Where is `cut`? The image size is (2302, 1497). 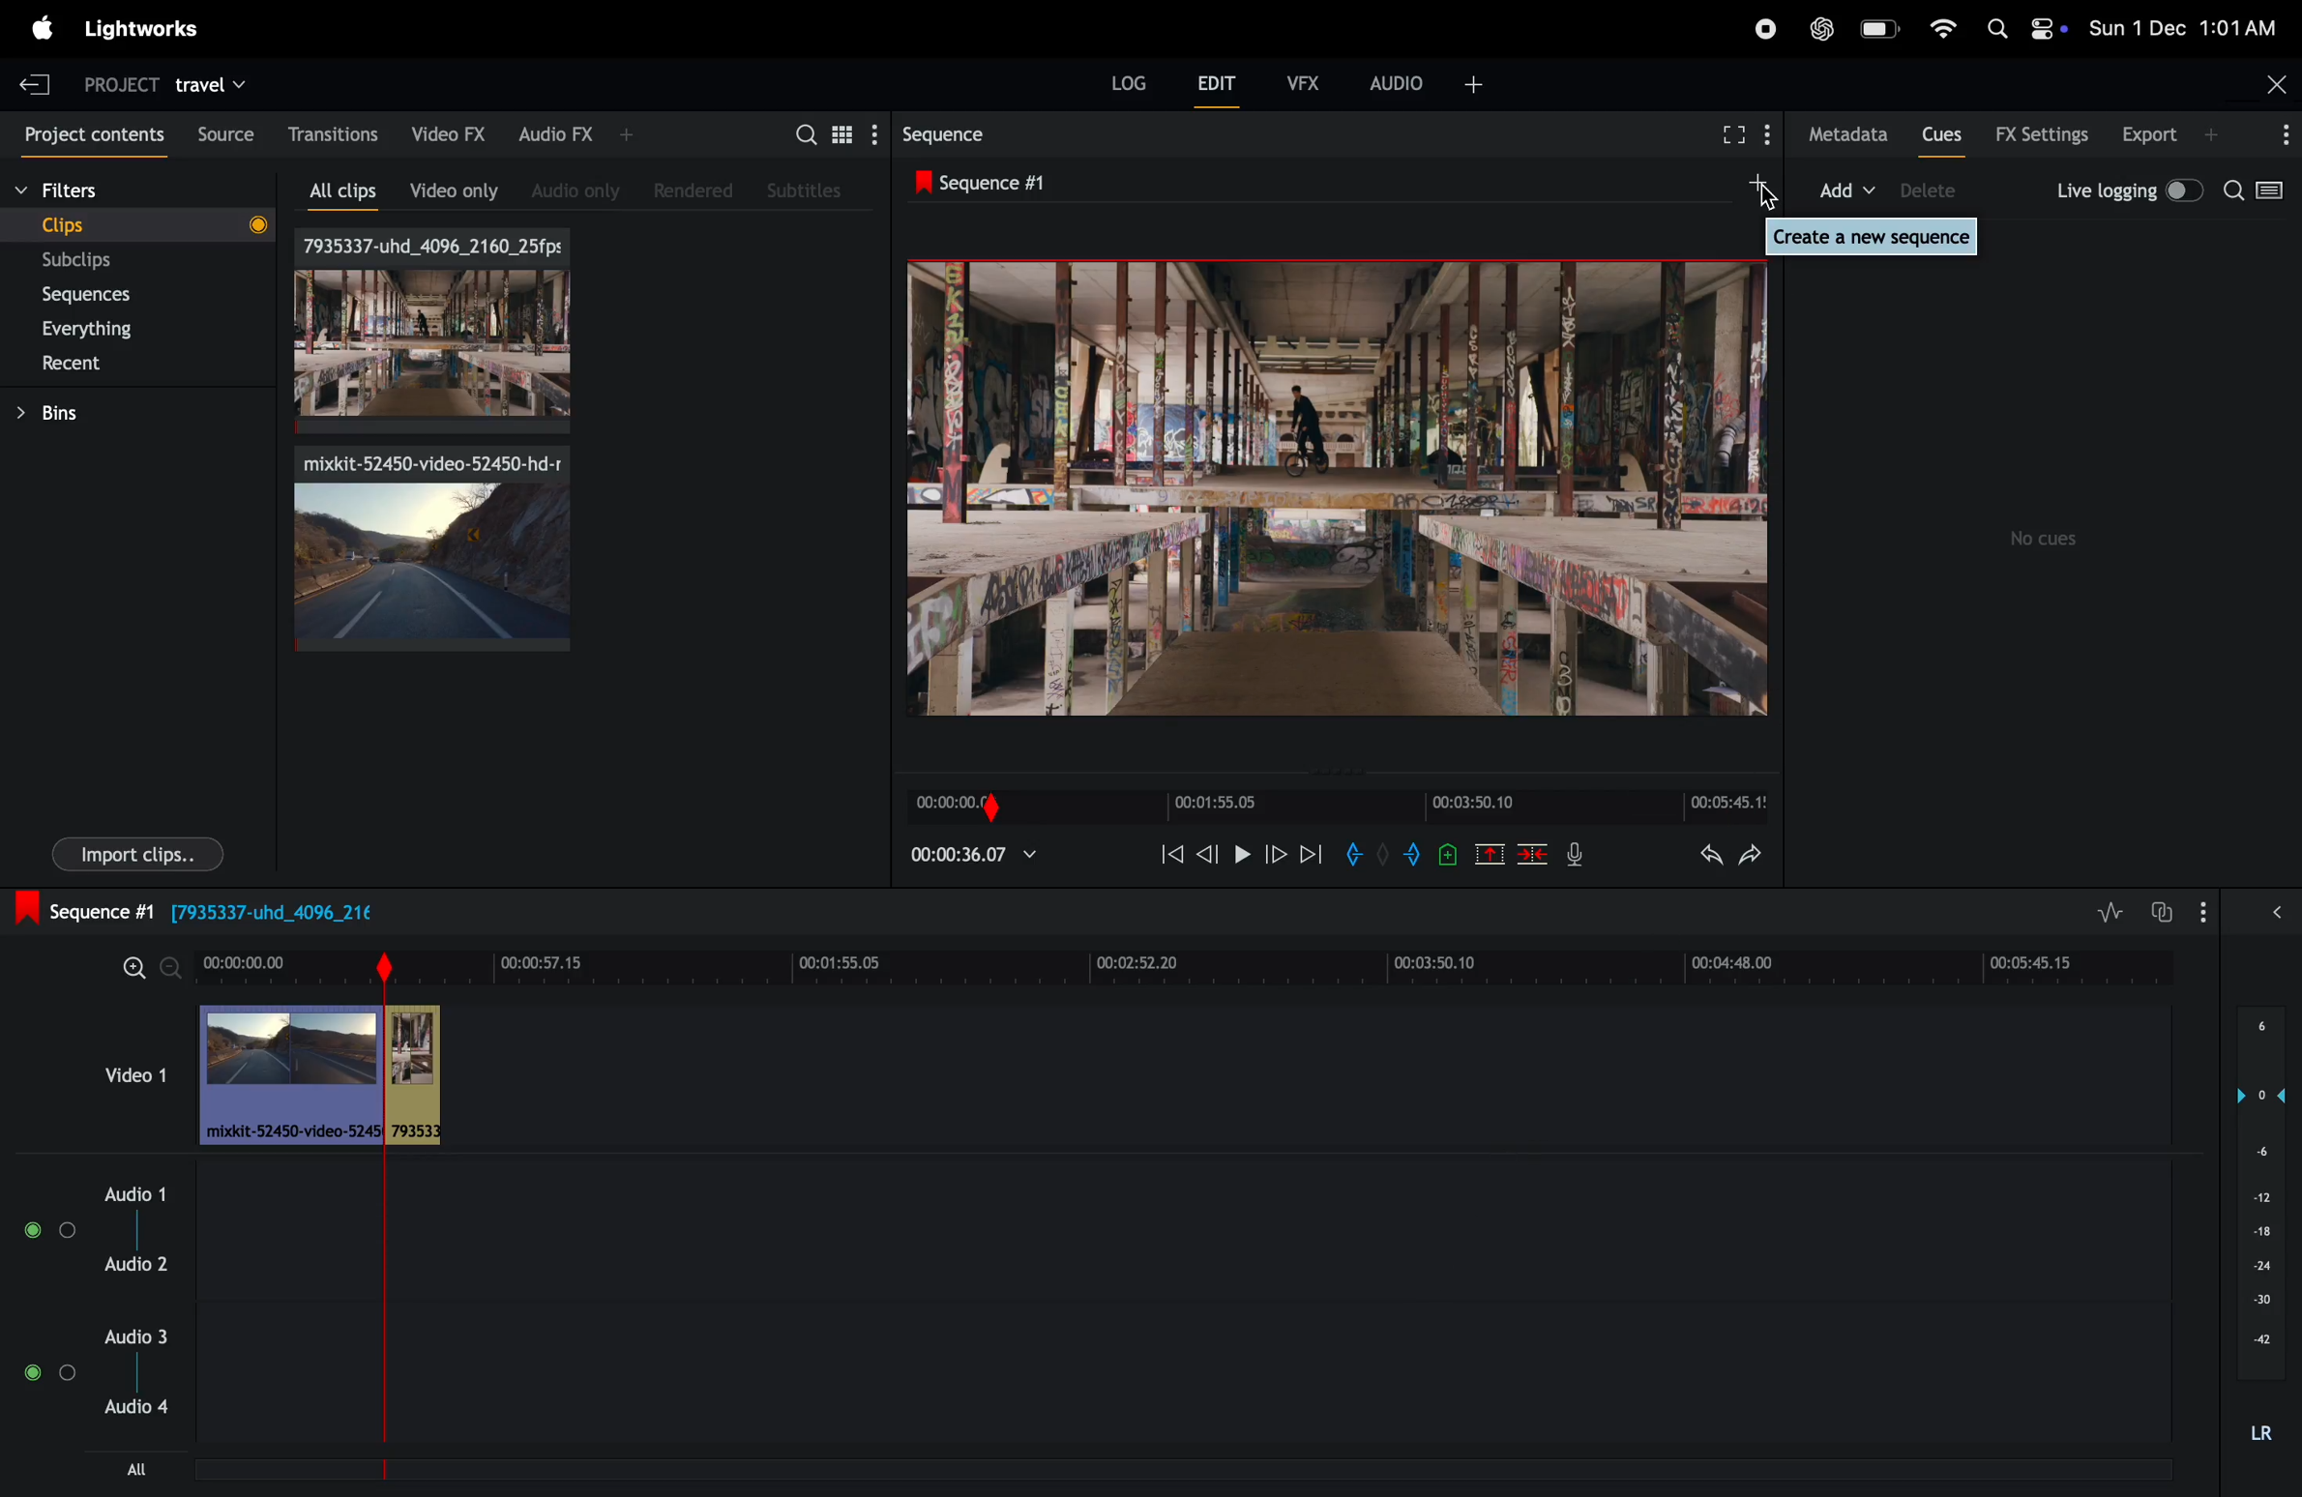 cut is located at coordinates (1490, 853).